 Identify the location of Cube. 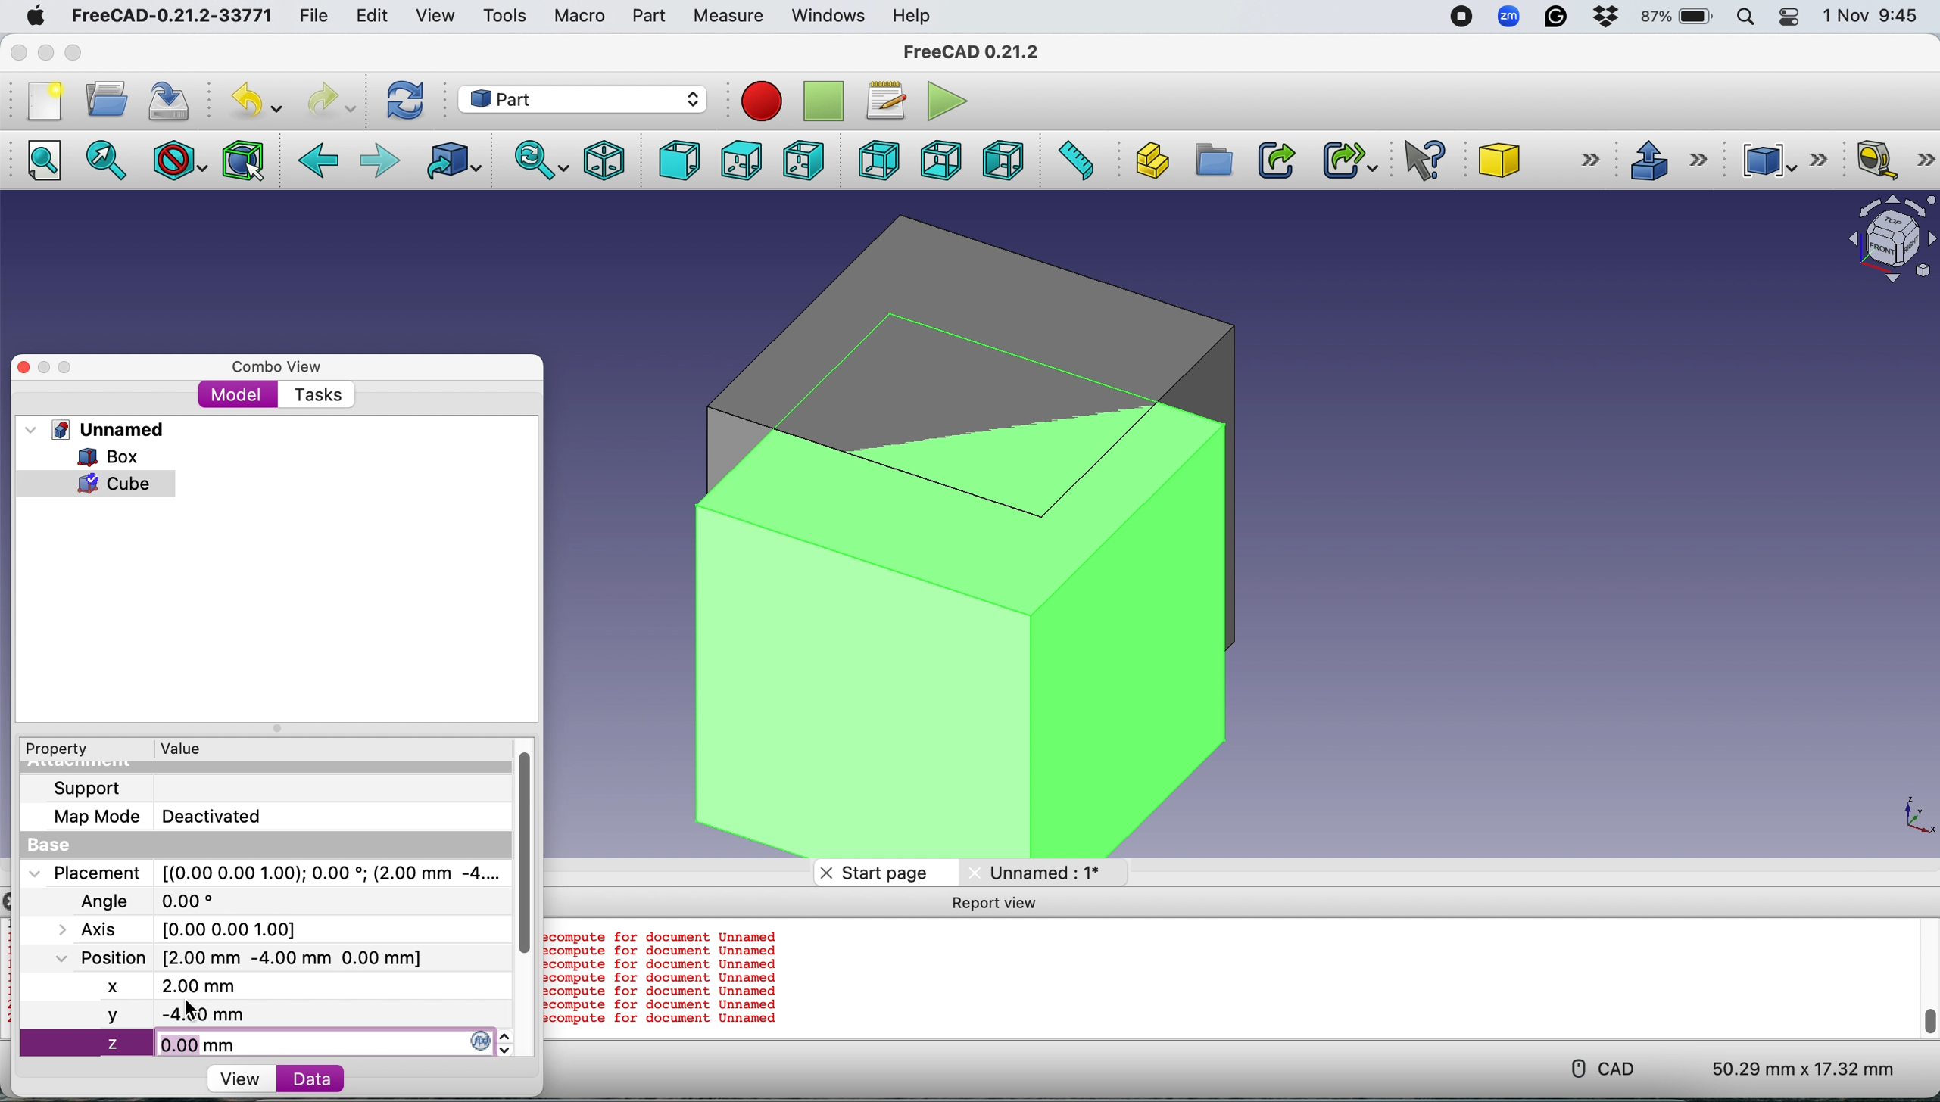
(1534, 160).